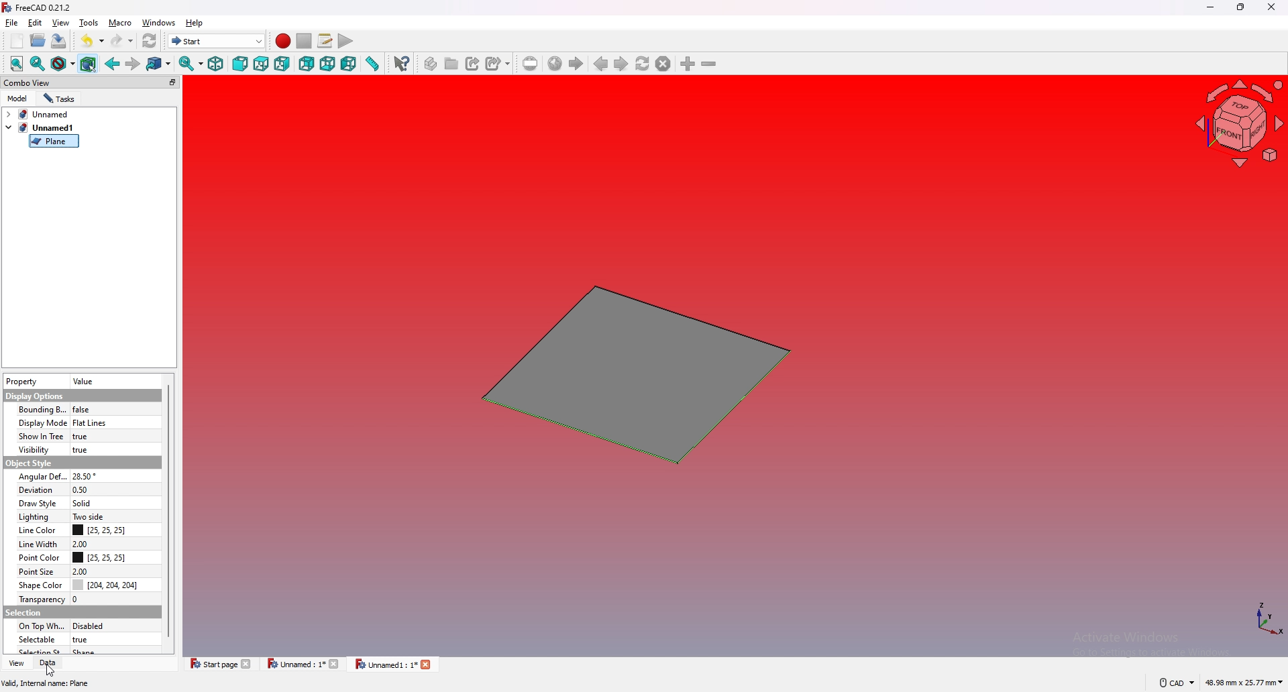 The height and width of the screenshot is (692, 1288). What do you see at coordinates (40, 599) in the screenshot?
I see `transparency` at bounding box center [40, 599].